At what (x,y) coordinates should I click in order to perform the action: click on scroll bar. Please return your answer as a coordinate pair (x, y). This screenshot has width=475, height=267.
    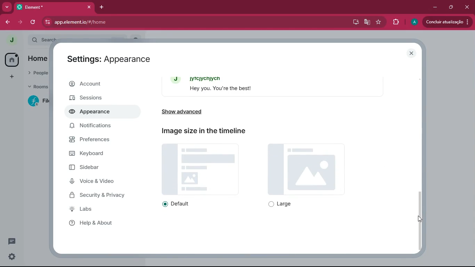
    Looking at the image, I should click on (420, 217).